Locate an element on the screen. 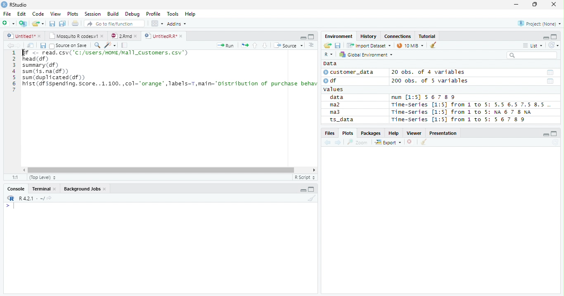 The image size is (564, 296). Date is located at coordinates (550, 73).